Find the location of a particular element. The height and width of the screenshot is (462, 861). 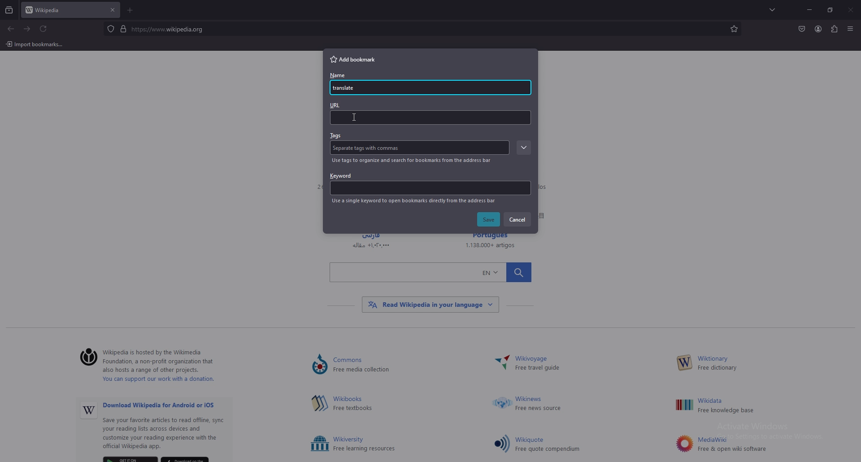

search bar is located at coordinates (417, 29).